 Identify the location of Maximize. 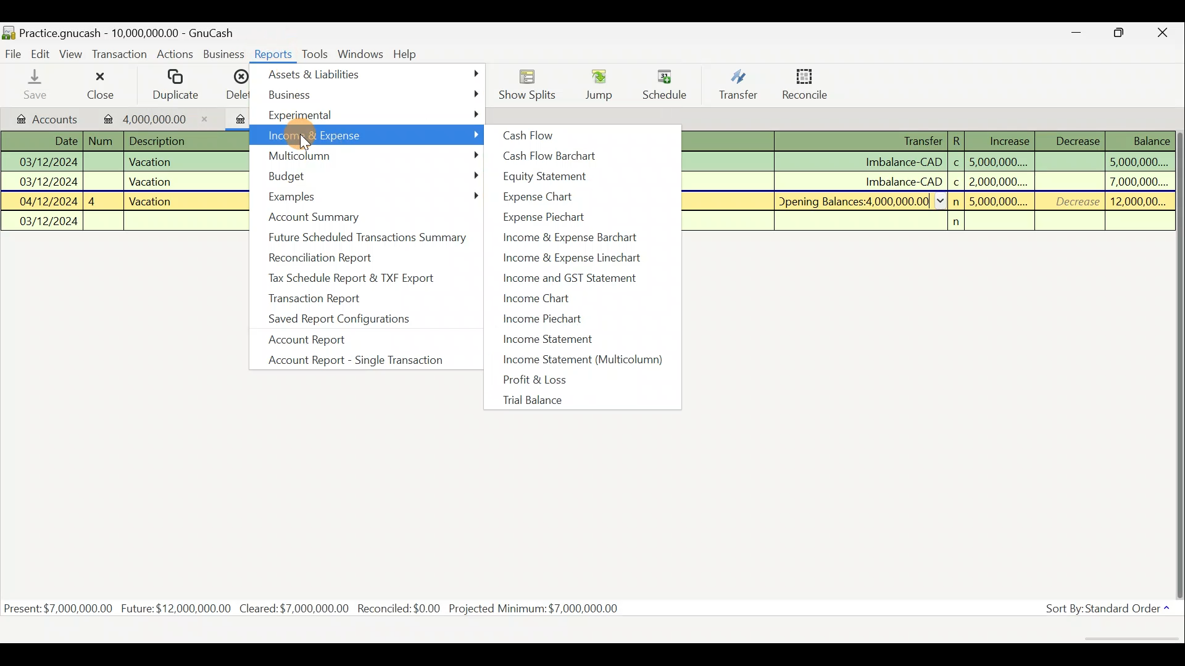
(1118, 34).